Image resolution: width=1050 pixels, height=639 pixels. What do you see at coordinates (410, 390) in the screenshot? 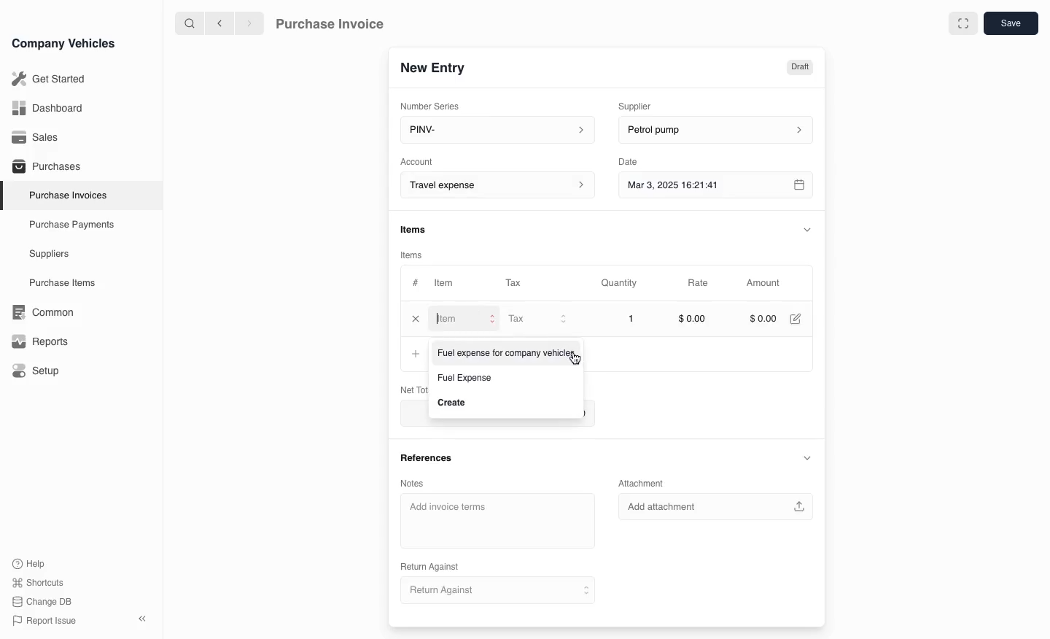
I see `Net Total` at bounding box center [410, 390].